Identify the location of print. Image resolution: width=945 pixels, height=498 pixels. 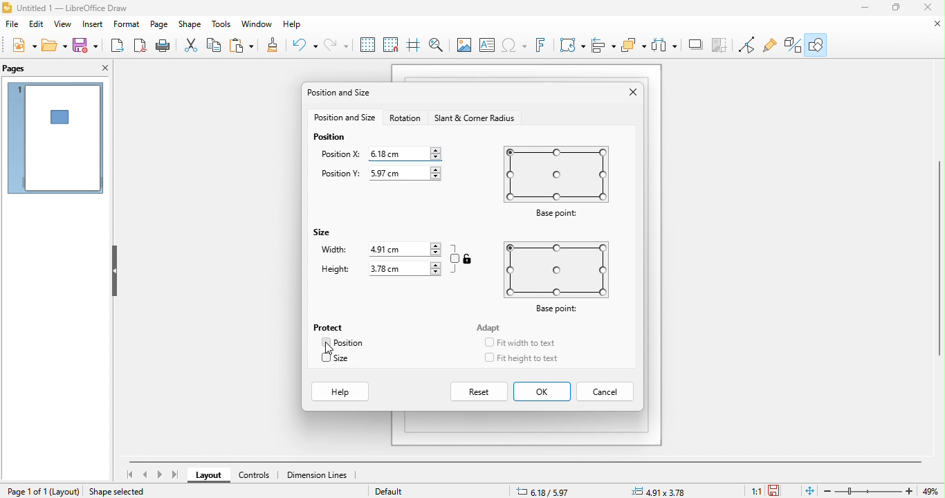
(163, 46).